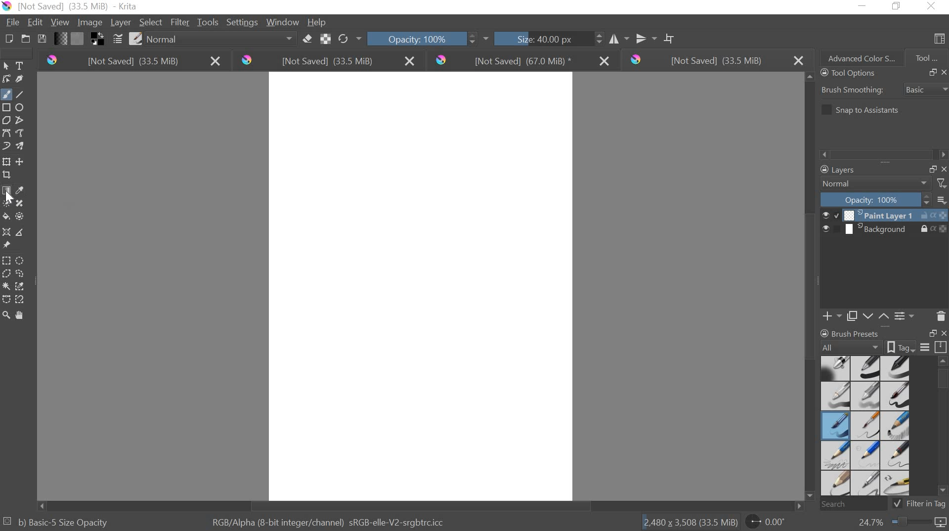  Describe the element at coordinates (6, 299) in the screenshot. I see `bezier curve` at that location.